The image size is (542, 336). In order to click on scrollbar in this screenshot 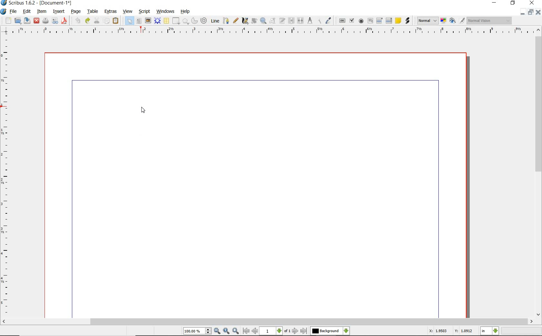, I will do `click(268, 322)`.